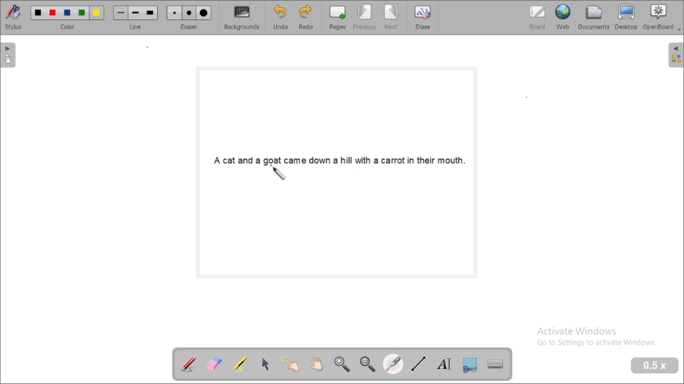  Describe the element at coordinates (364, 18) in the screenshot. I see `previous` at that location.